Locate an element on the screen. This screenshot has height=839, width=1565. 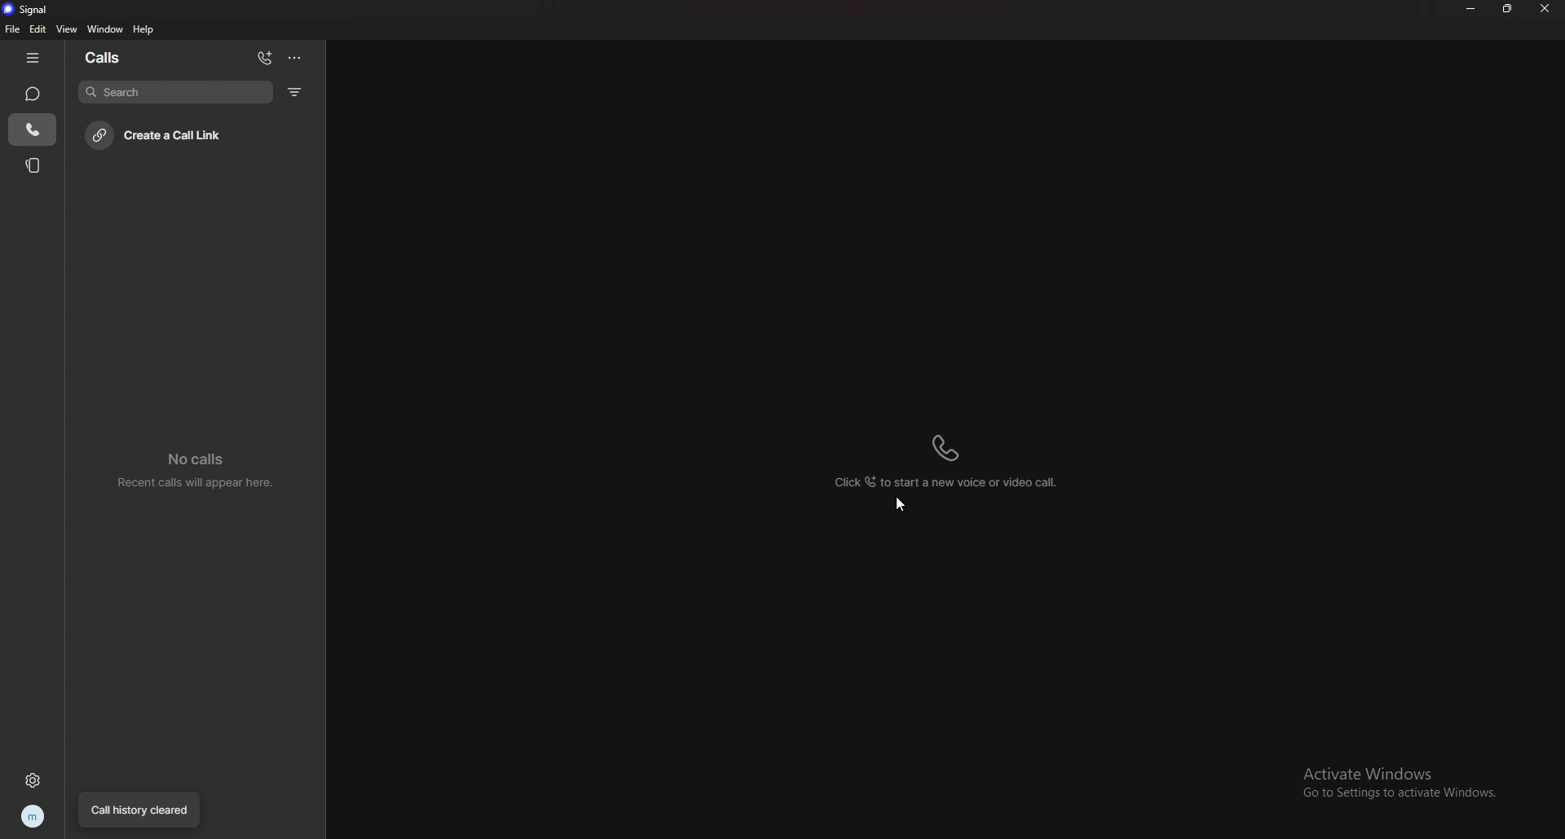
window is located at coordinates (106, 30).